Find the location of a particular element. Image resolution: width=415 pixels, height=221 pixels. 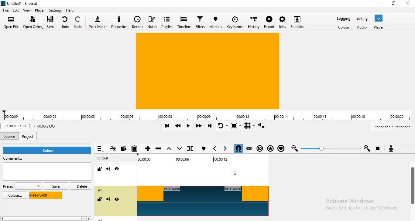

Play quickly backwards is located at coordinates (178, 126).